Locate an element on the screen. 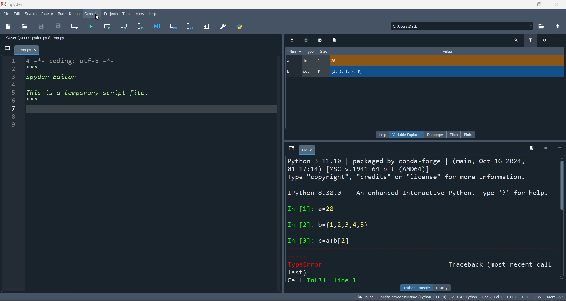  1 # -*- coding: utf-8 -*-

PRET

3 Spyder Editor

4

5 This is a temporary script file.
g mew

7/

8

c) is located at coordinates (96, 96).